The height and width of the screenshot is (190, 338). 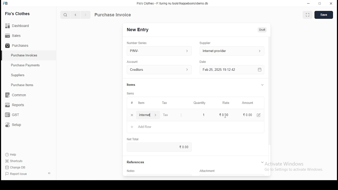 What do you see at coordinates (132, 115) in the screenshot?
I see `+` at bounding box center [132, 115].